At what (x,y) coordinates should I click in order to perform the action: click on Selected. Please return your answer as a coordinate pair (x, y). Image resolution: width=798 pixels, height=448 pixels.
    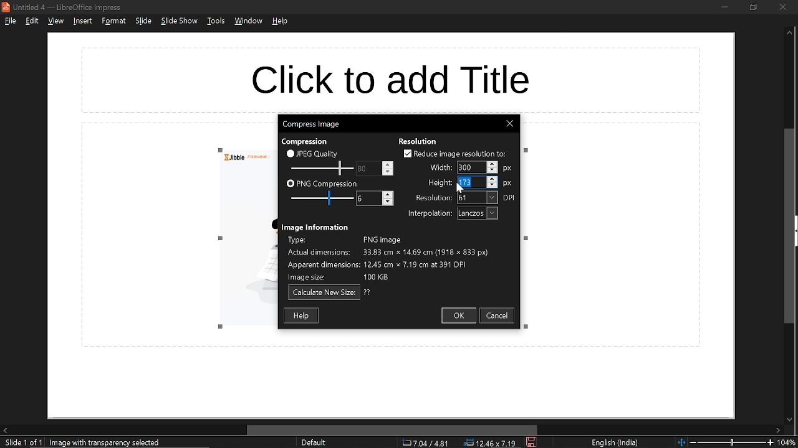
    Looking at the image, I should click on (468, 183).